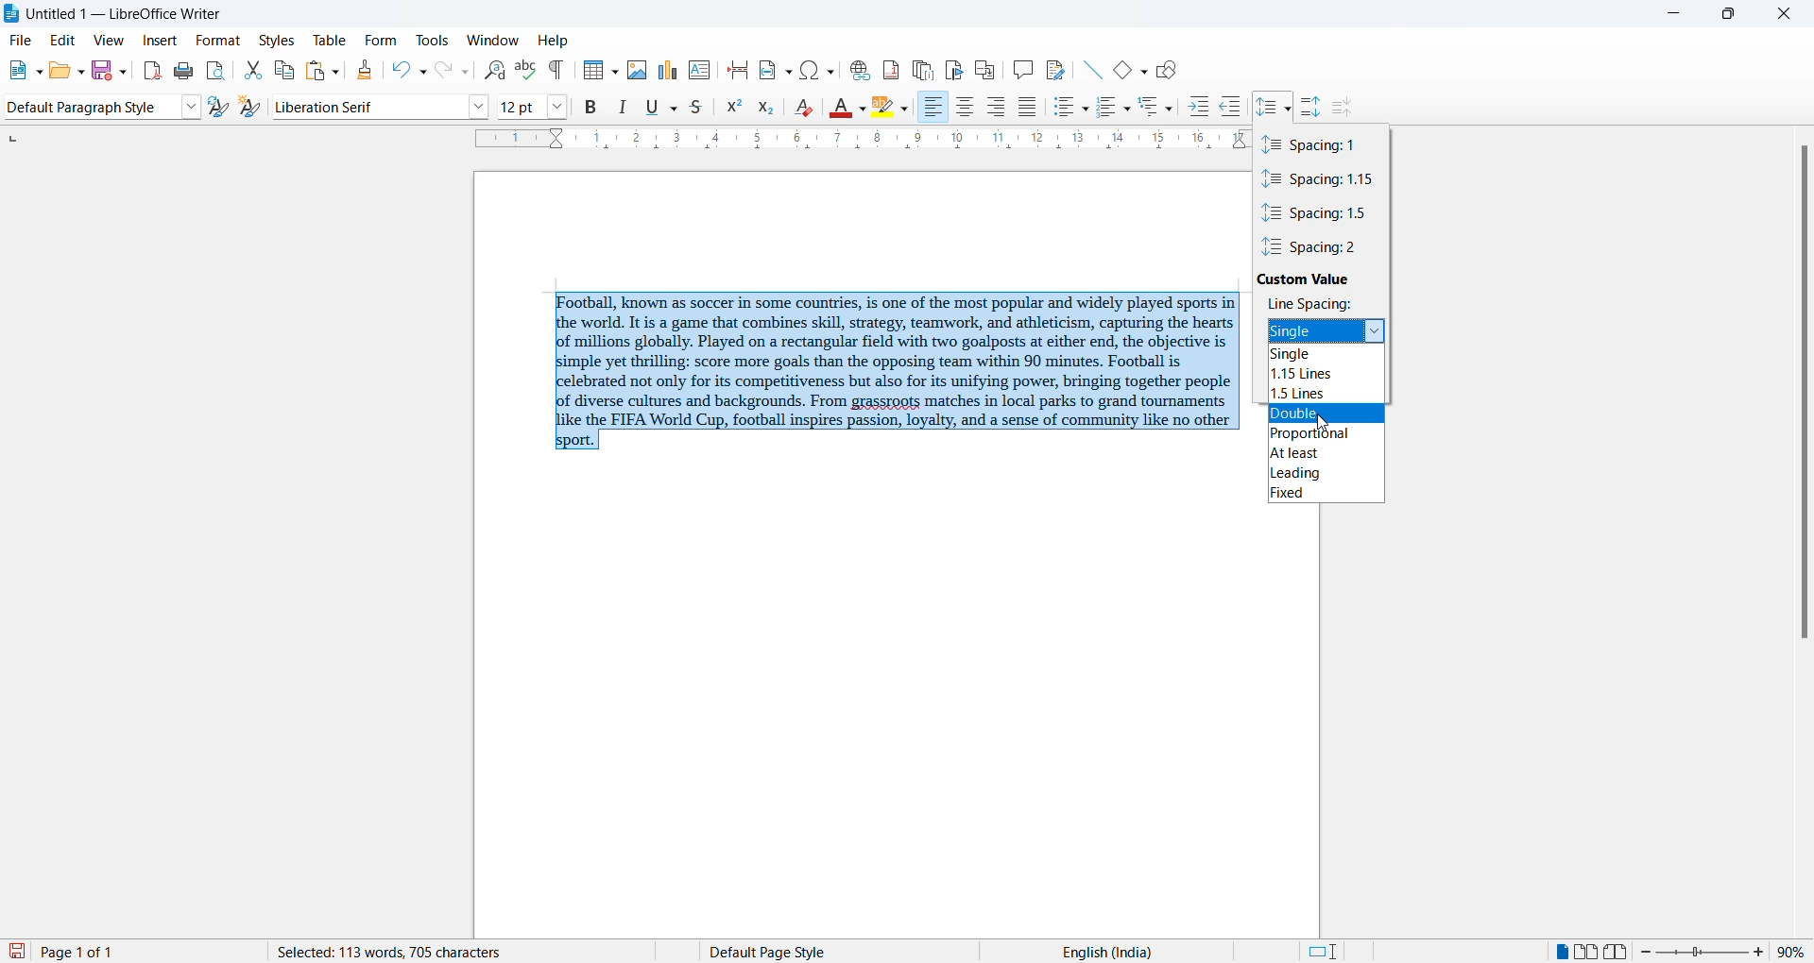 The width and height of the screenshot is (1814, 963). I want to click on superscript, so click(735, 108).